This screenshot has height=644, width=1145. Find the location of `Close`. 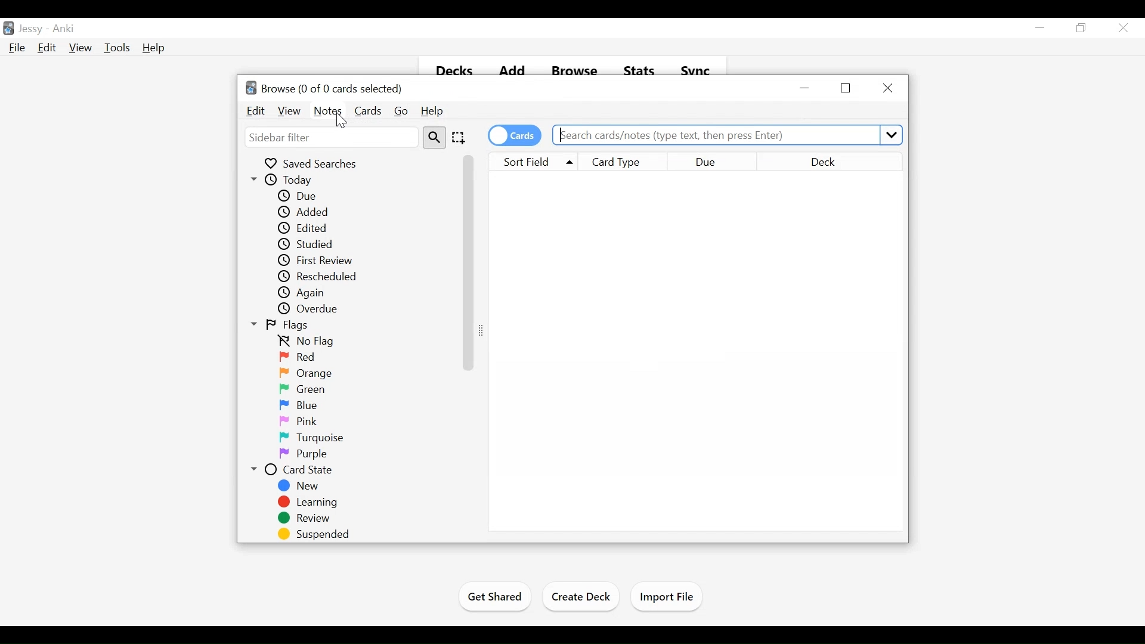

Close is located at coordinates (886, 87).